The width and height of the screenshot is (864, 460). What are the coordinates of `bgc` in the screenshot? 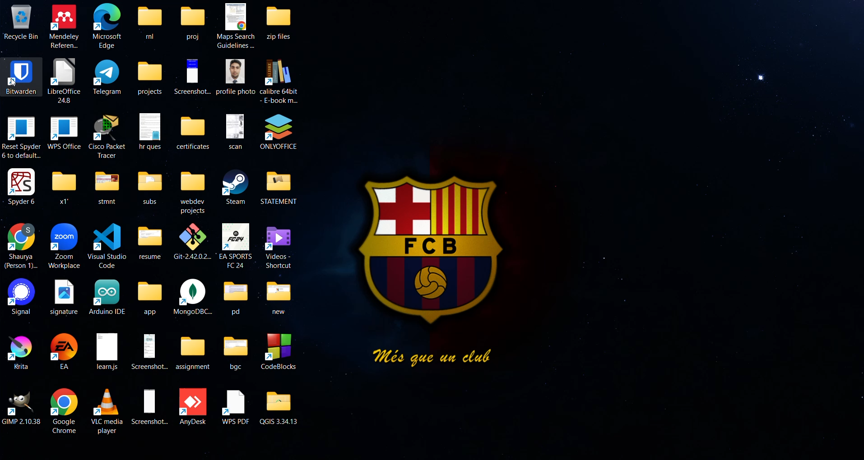 It's located at (236, 352).